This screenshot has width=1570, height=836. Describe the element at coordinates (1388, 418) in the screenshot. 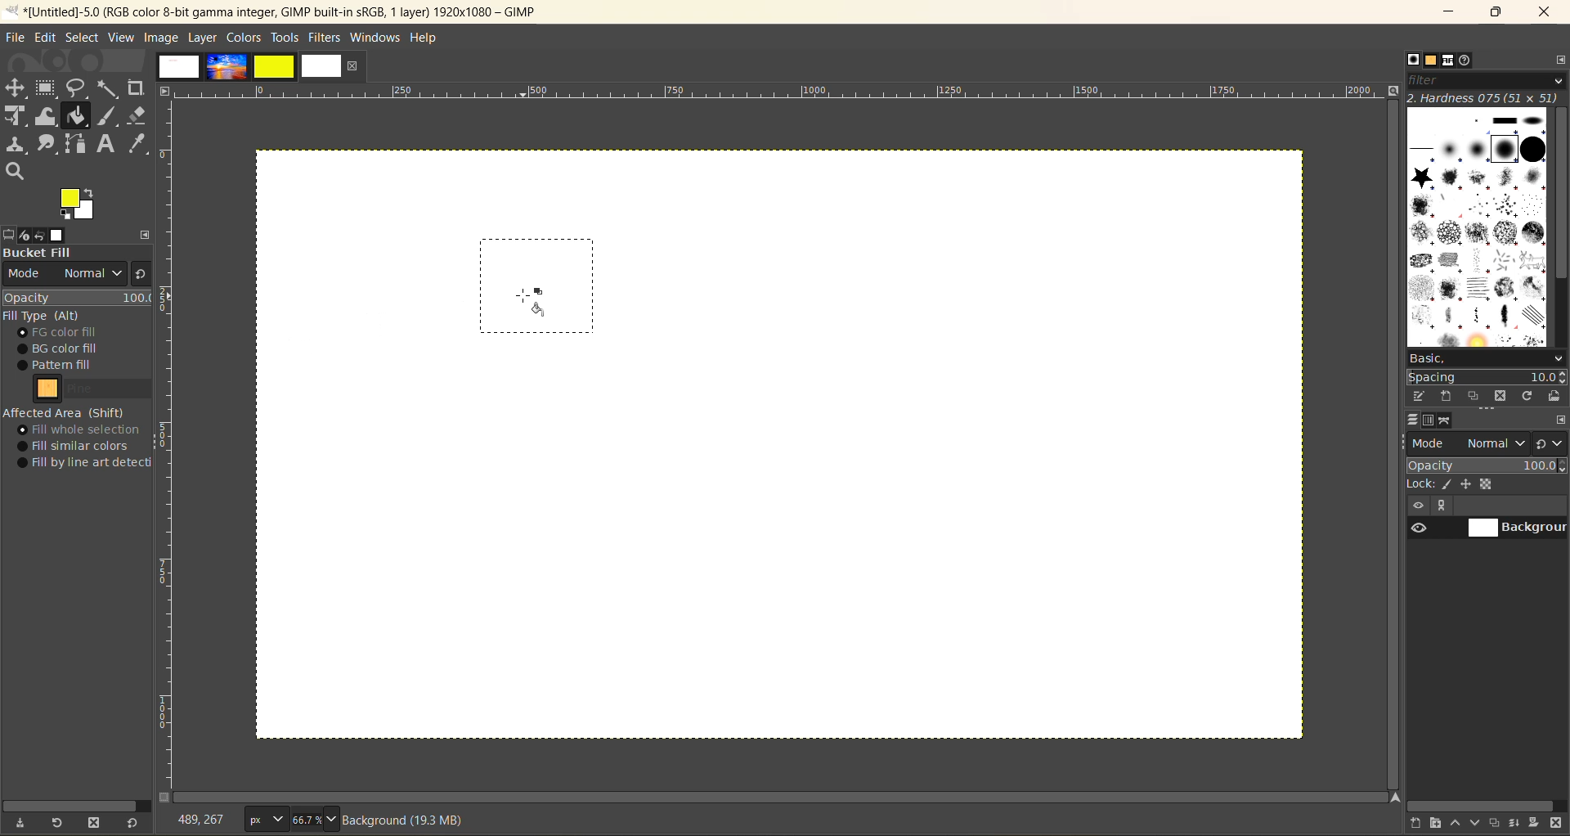

I see `vertical scroll bar` at that location.